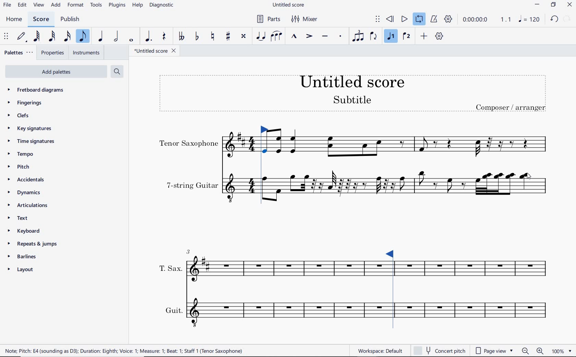  I want to click on 64TH NOTE, so click(36, 36).